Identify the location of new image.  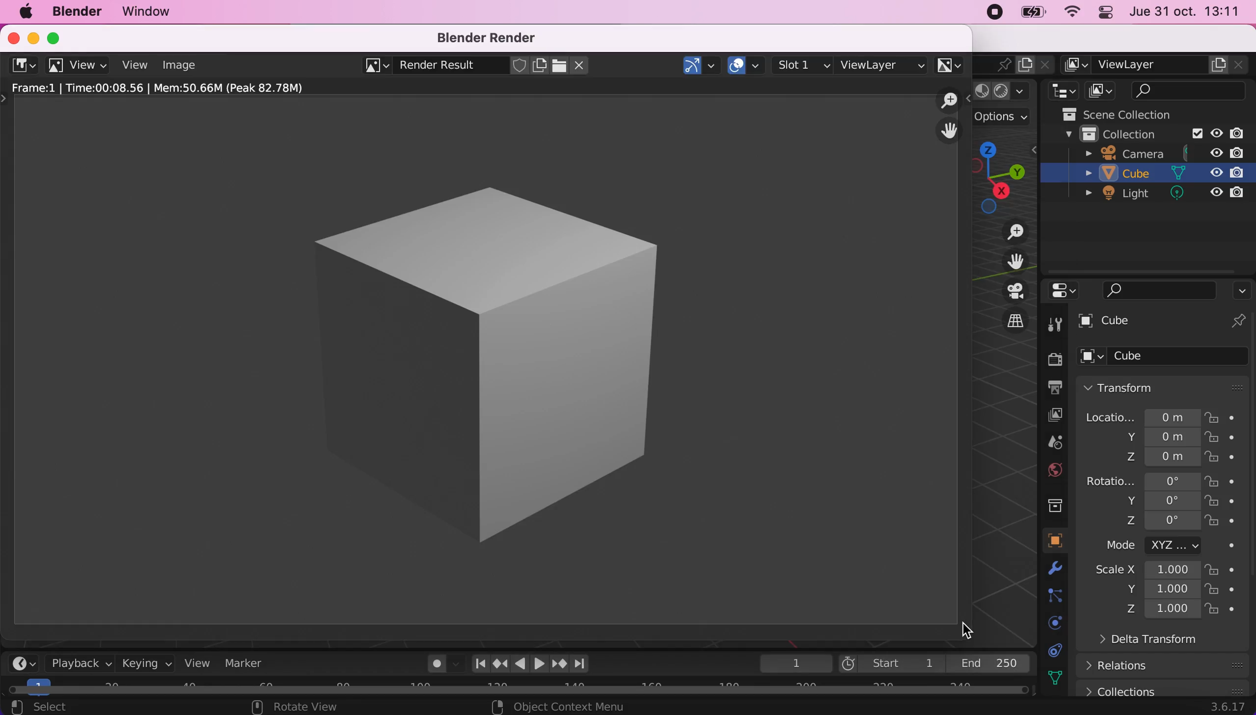
(540, 66).